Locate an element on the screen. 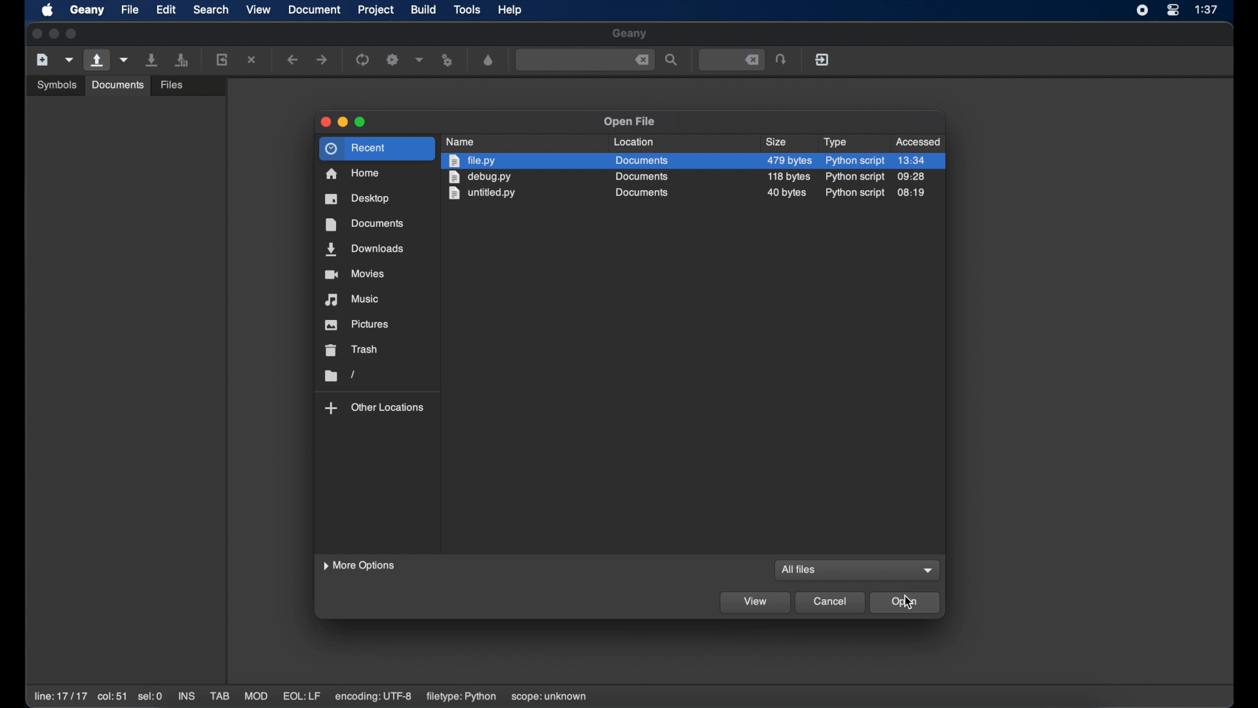 This screenshot has height=708, width=1258. save open files is located at coordinates (183, 59).